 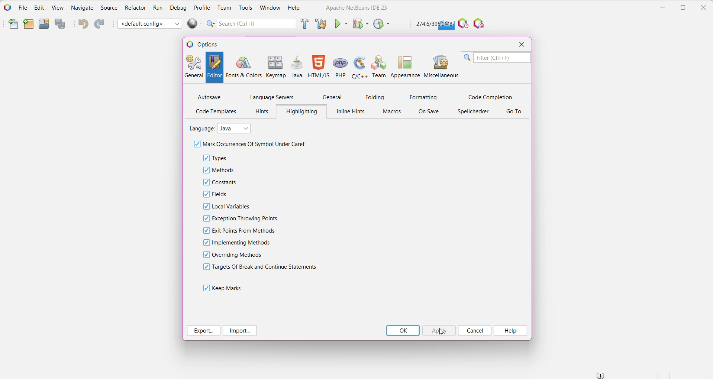 What do you see at coordinates (341, 23) in the screenshot?
I see `Run Project` at bounding box center [341, 23].